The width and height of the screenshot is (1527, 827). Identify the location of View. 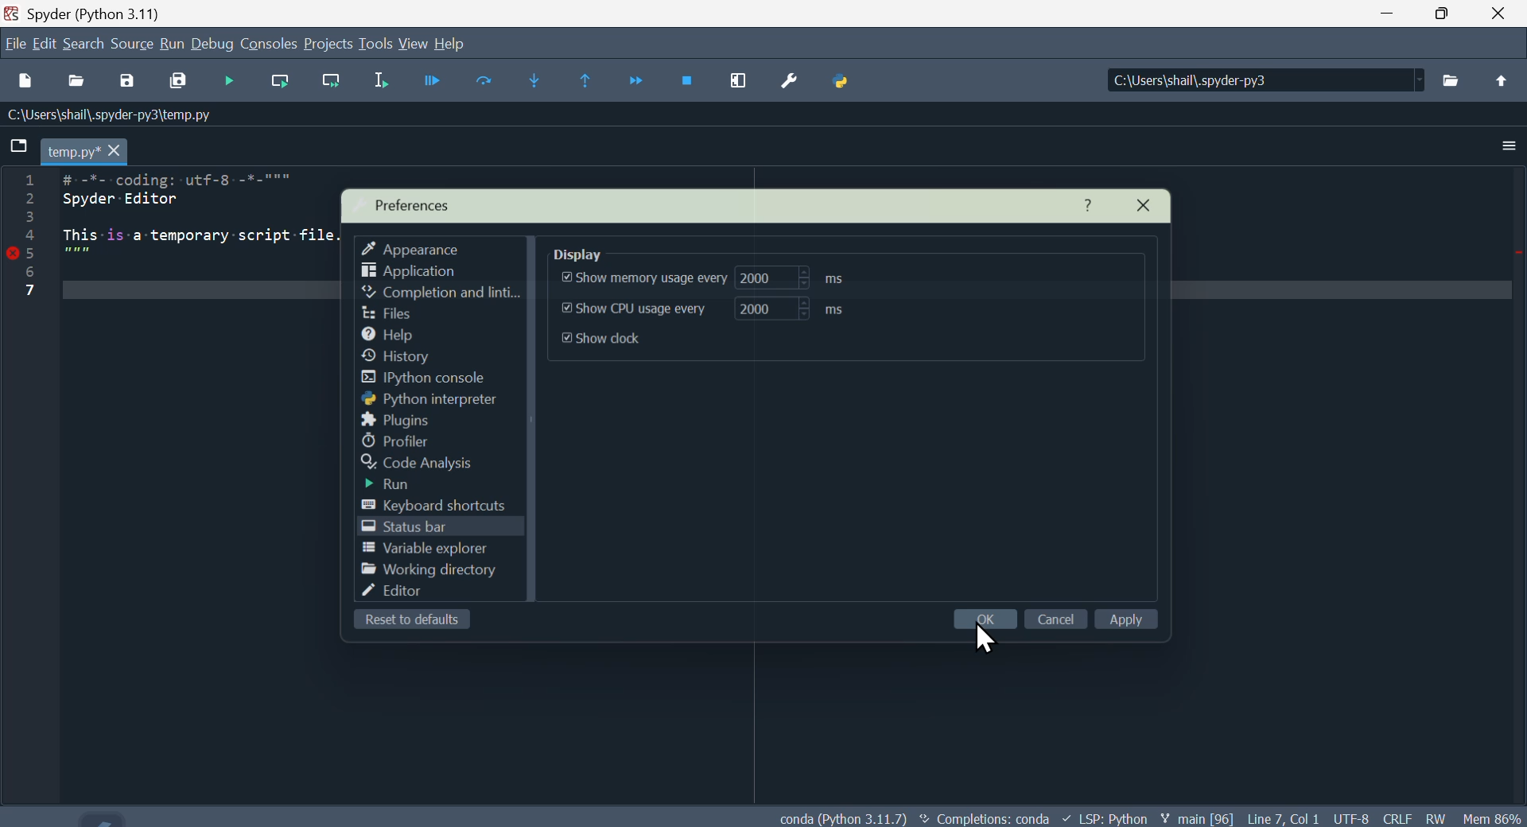
(414, 44).